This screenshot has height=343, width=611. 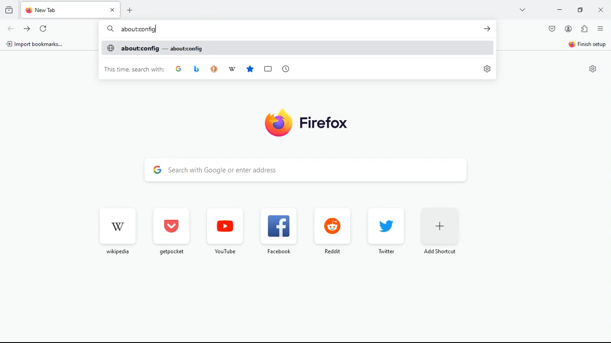 What do you see at coordinates (578, 10) in the screenshot?
I see `maximize` at bounding box center [578, 10].